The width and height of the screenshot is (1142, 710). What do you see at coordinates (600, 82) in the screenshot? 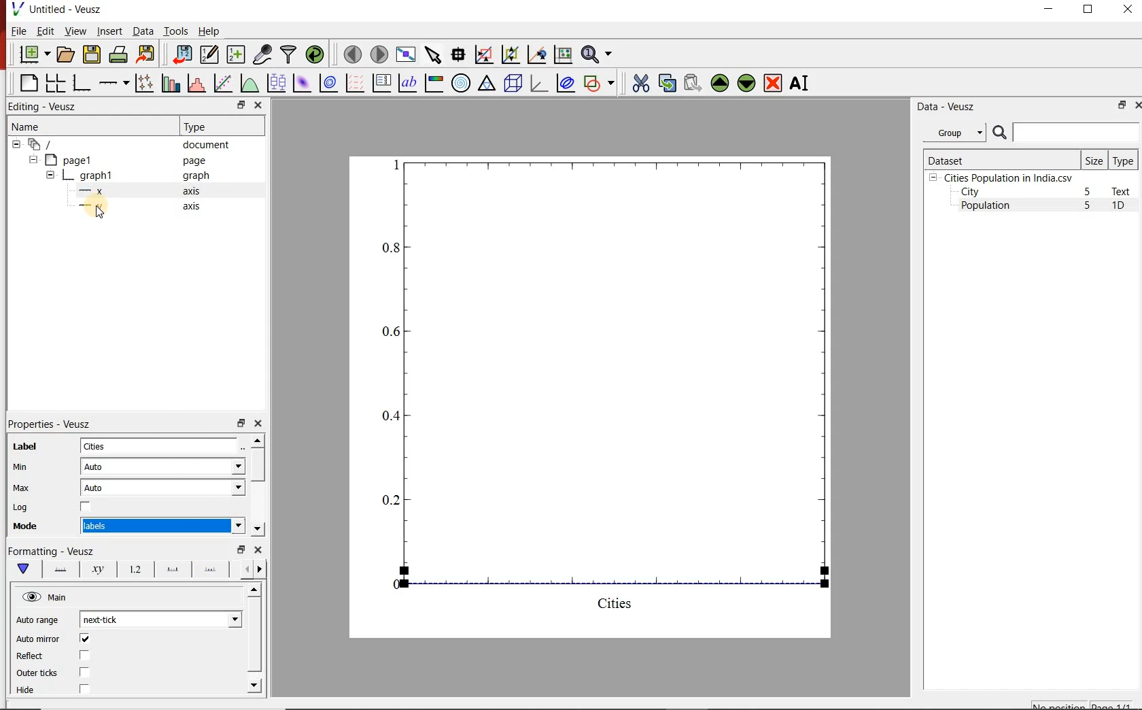
I see `add a shape to the plot` at bounding box center [600, 82].